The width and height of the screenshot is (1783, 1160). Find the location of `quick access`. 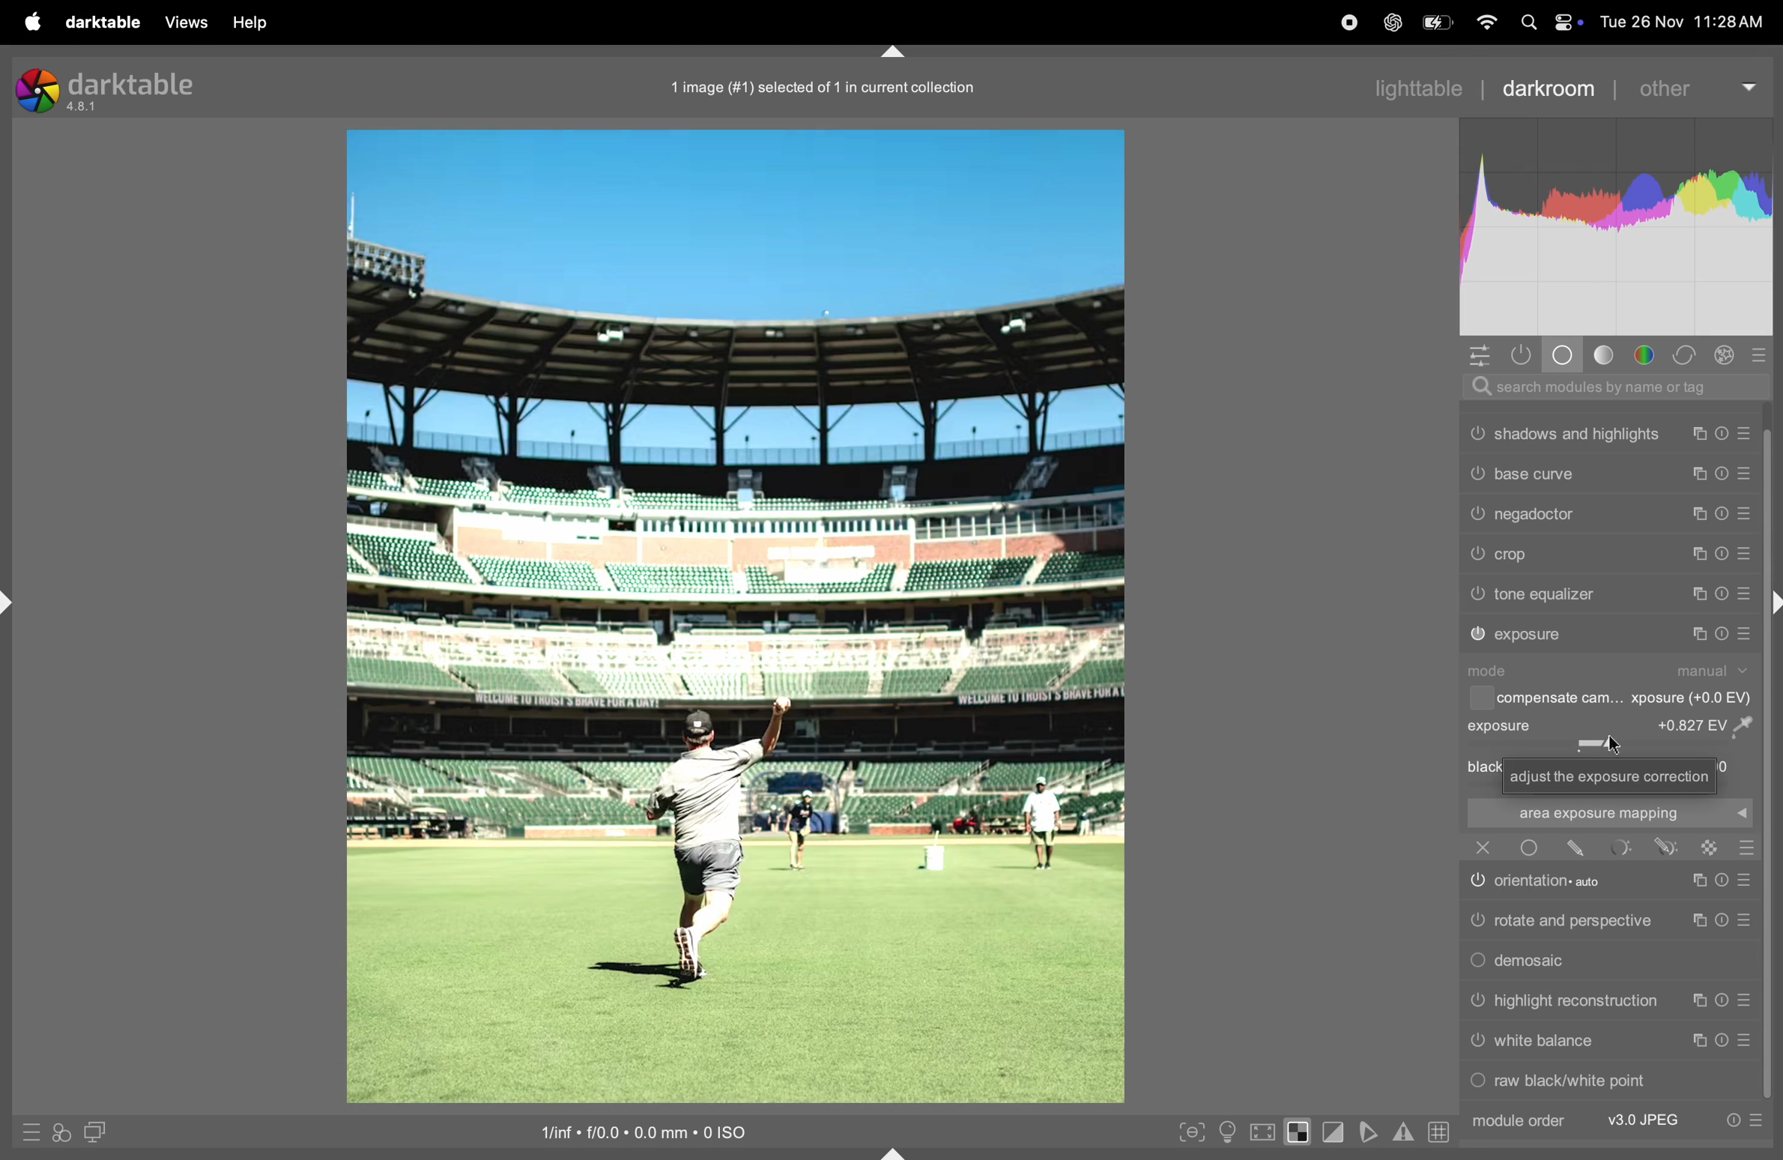

quick access is located at coordinates (61, 1134).